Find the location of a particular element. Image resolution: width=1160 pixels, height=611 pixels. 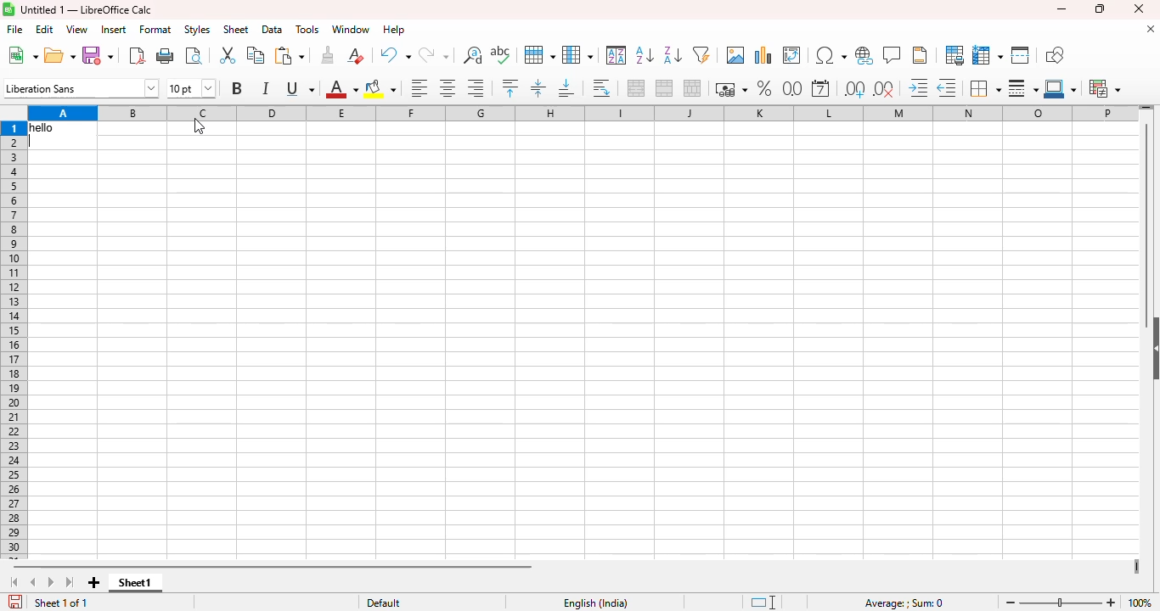

format as date is located at coordinates (820, 88).